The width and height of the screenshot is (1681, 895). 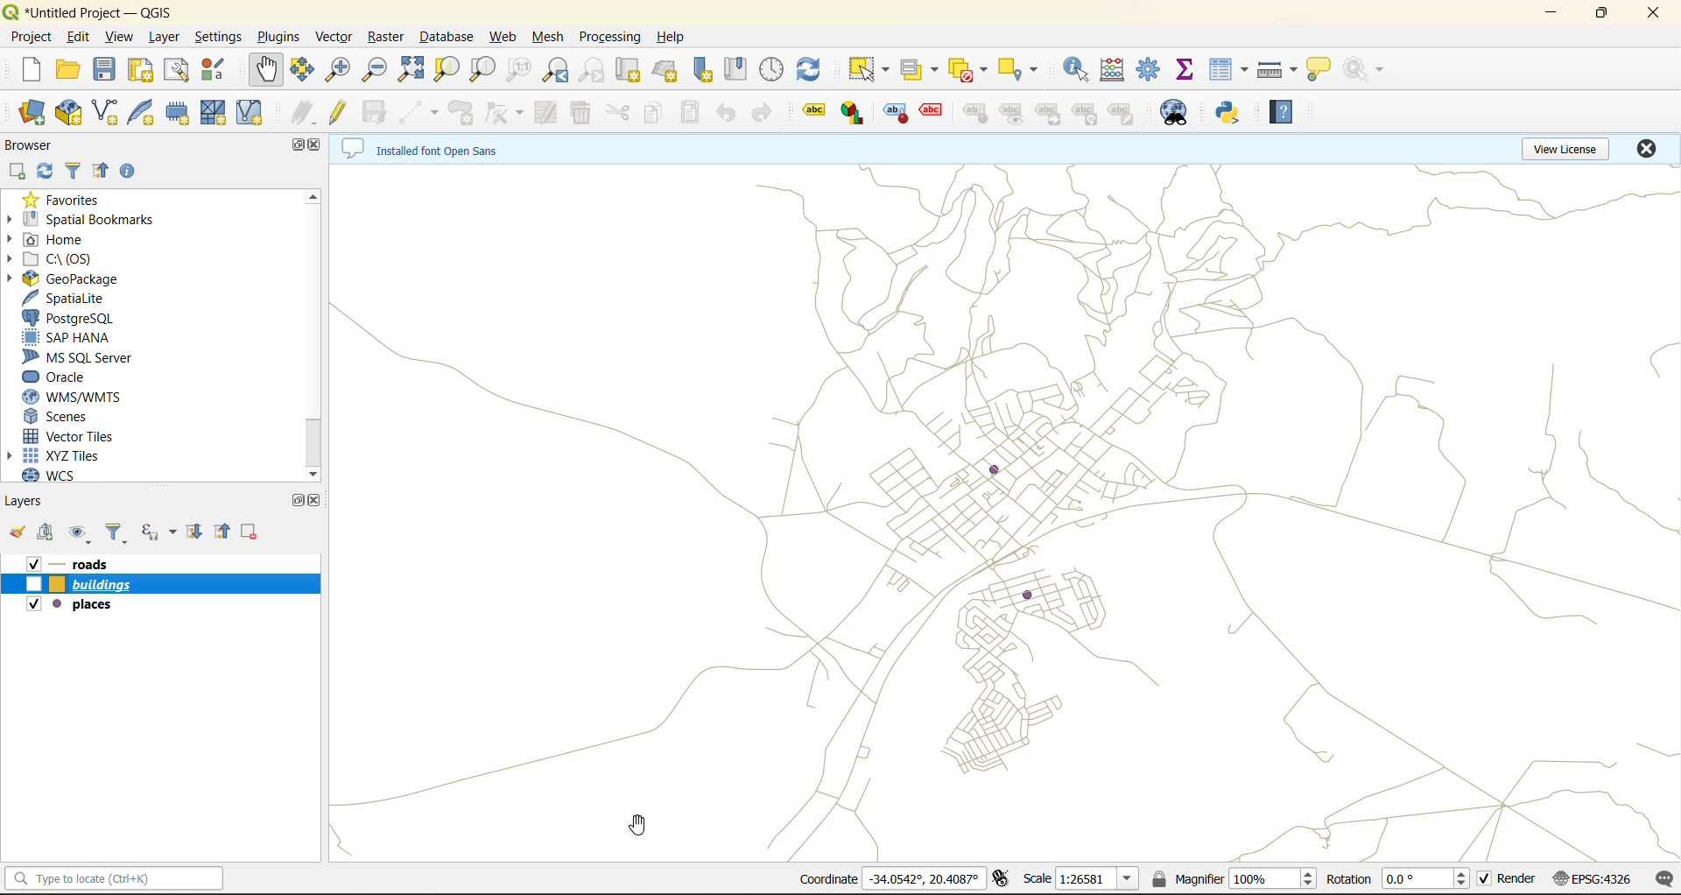 I want to click on spatial bookmarks, so click(x=98, y=219).